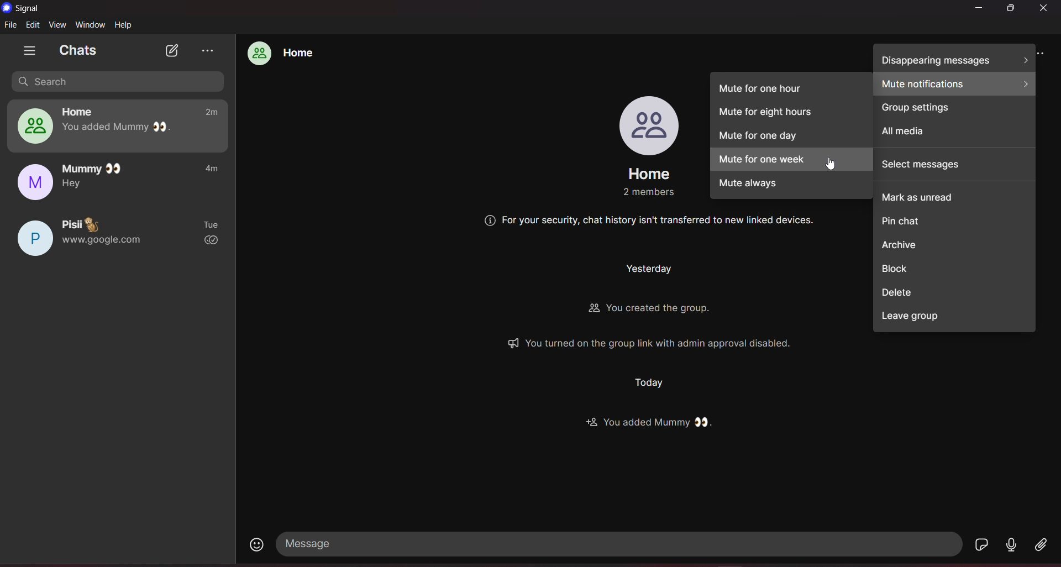 This screenshot has width=1061, height=567. What do you see at coordinates (954, 166) in the screenshot?
I see `select messages` at bounding box center [954, 166].